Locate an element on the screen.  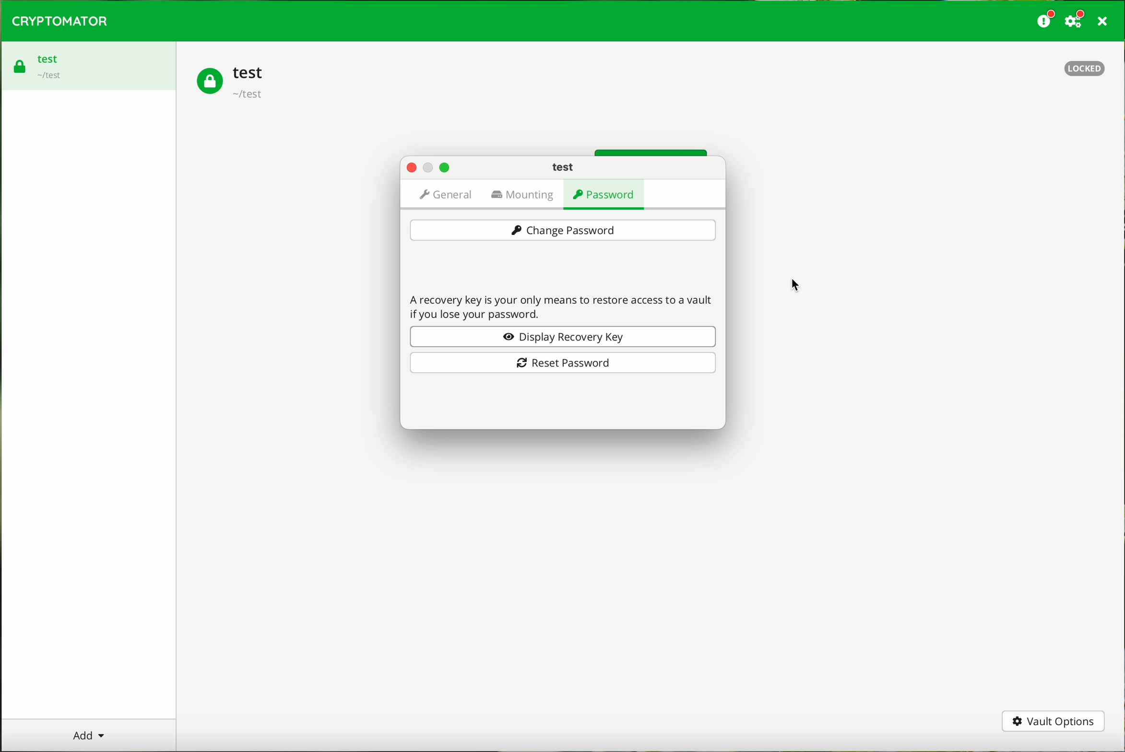
close program is located at coordinates (1105, 21).